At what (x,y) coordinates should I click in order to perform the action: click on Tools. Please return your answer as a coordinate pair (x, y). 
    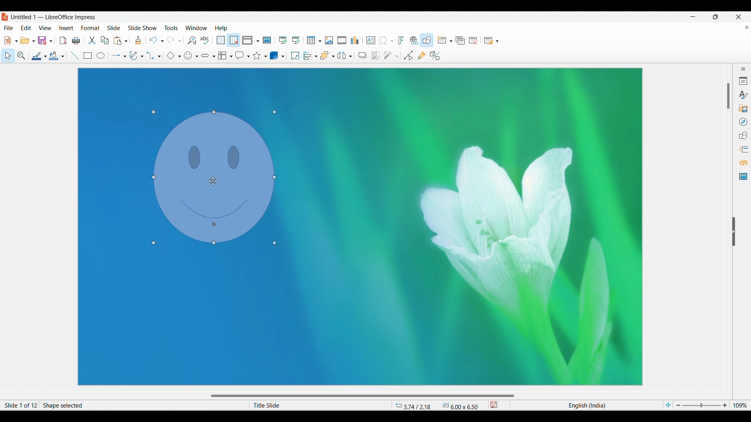
    Looking at the image, I should click on (171, 27).